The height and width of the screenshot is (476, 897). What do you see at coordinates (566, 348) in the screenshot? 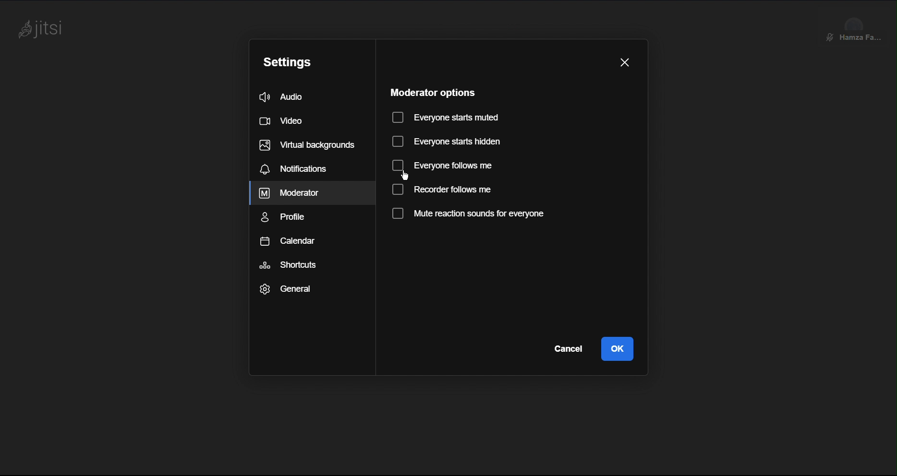
I see `Cancel` at bounding box center [566, 348].